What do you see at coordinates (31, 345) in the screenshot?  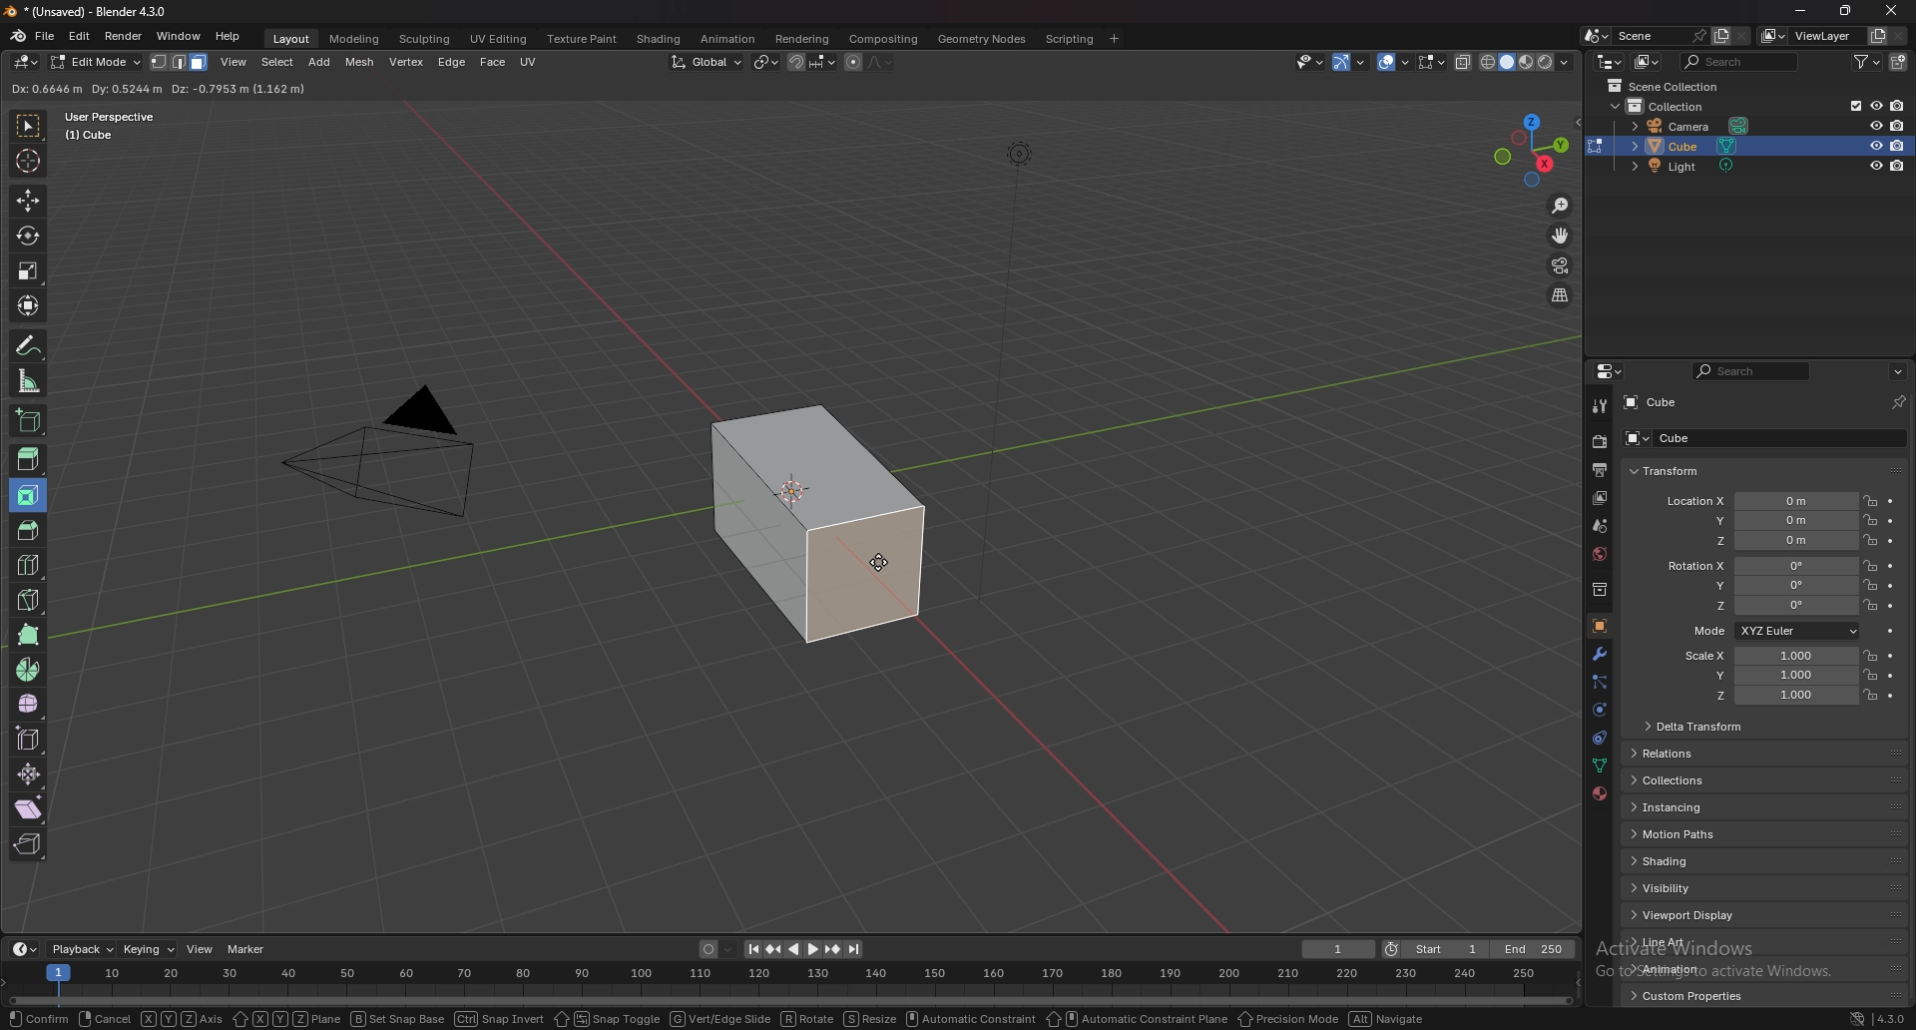 I see `annotate` at bounding box center [31, 345].